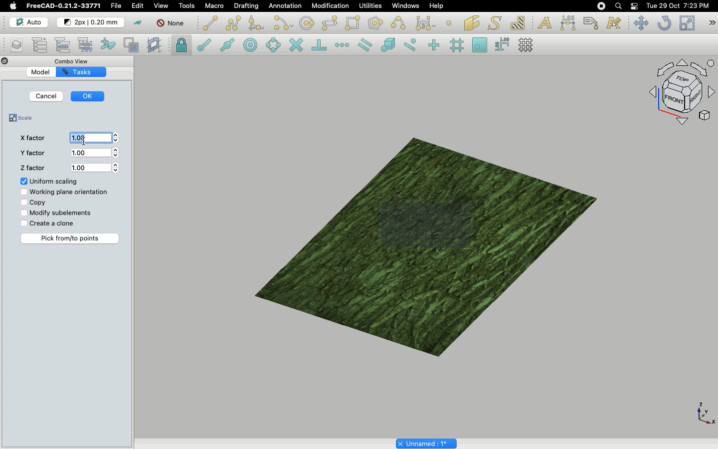 Image resolution: width=718 pixels, height=449 pixels. I want to click on Close, so click(4, 61).